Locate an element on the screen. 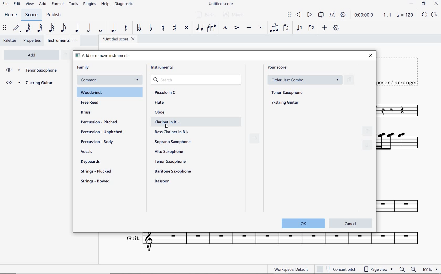 This screenshot has width=441, height=274. VIEW is located at coordinates (30, 4).